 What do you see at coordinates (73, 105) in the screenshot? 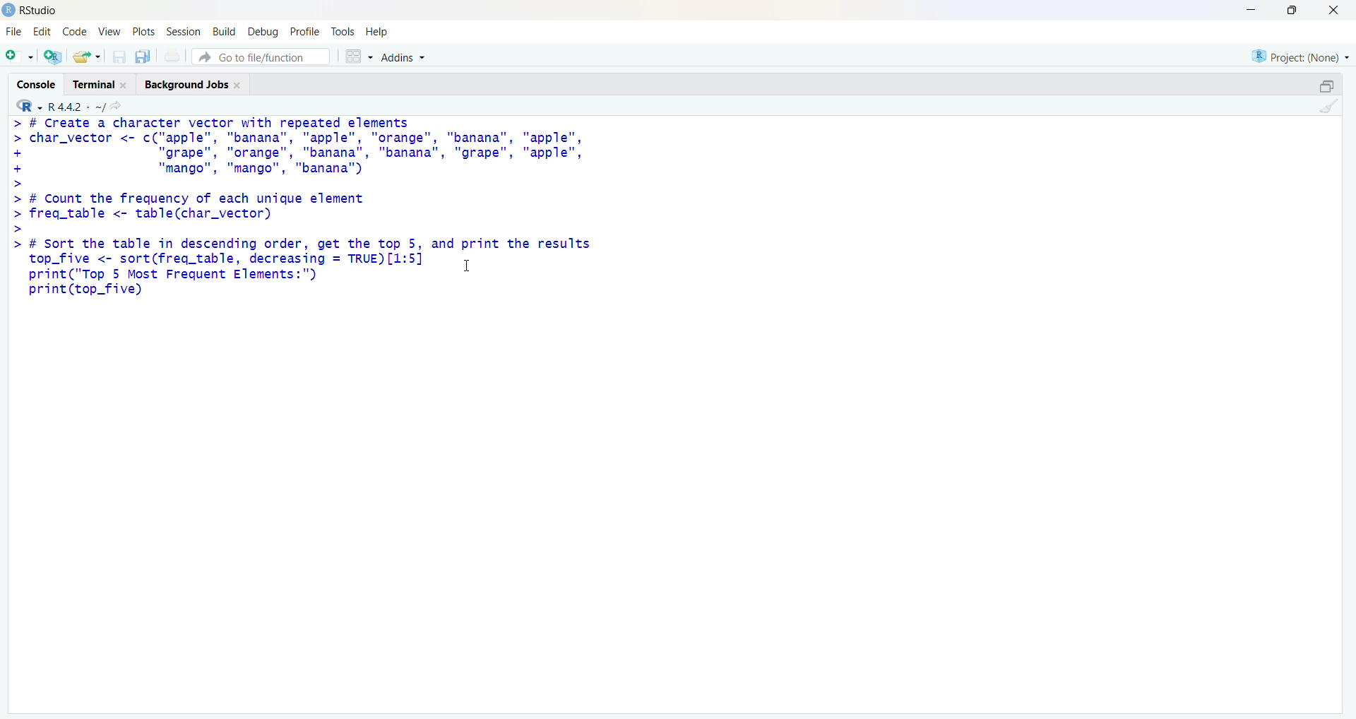
I see `R 4.2.2~/` at bounding box center [73, 105].